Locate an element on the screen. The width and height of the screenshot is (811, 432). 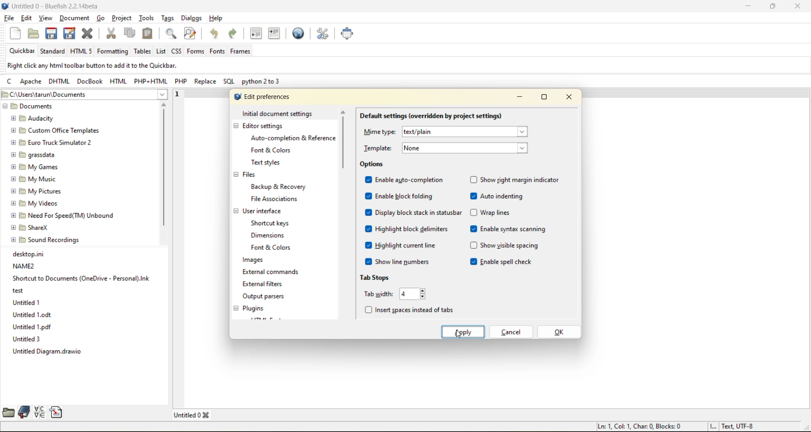
enable block folding is located at coordinates (399, 196).